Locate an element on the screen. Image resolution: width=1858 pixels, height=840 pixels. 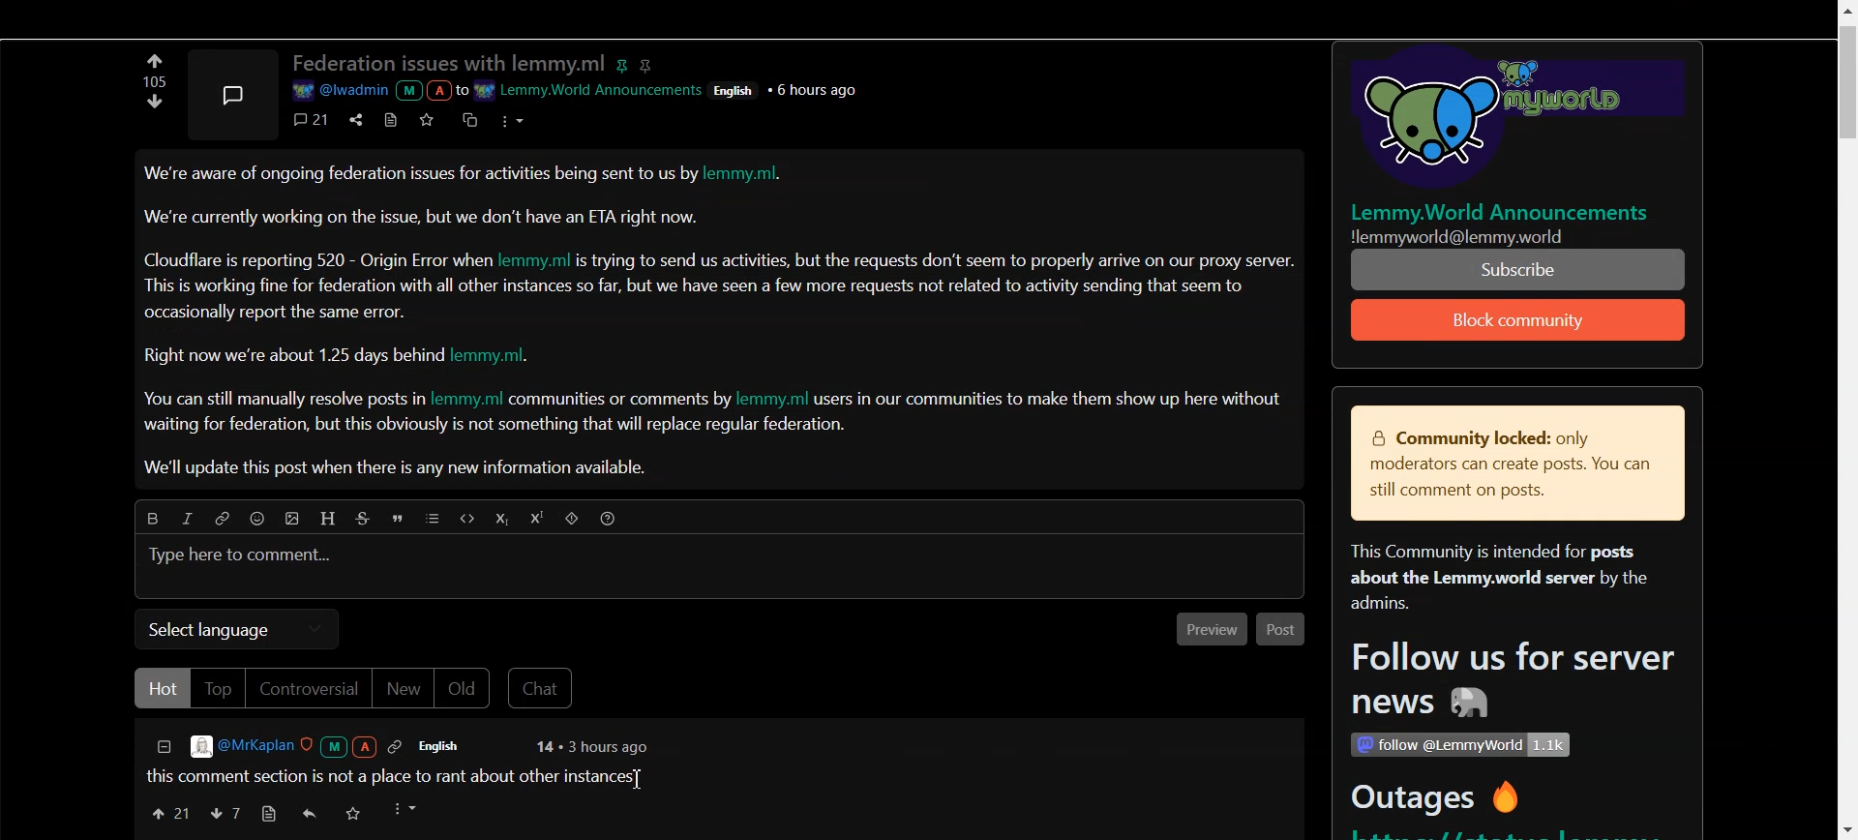
cross posts is located at coordinates (471, 118).